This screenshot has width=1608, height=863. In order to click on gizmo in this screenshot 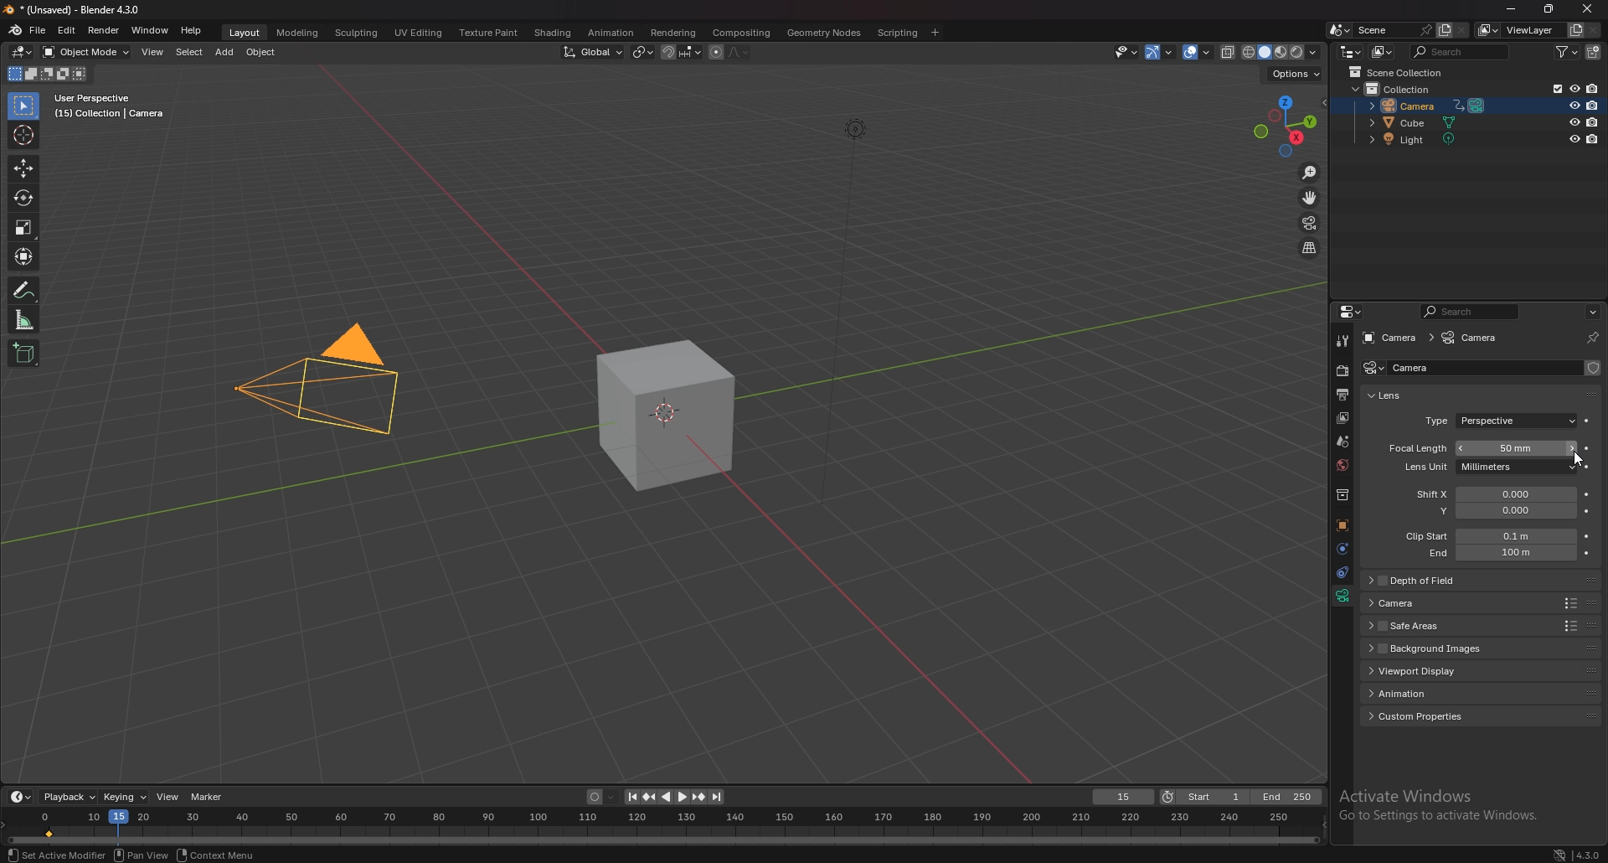, I will do `click(1160, 52)`.